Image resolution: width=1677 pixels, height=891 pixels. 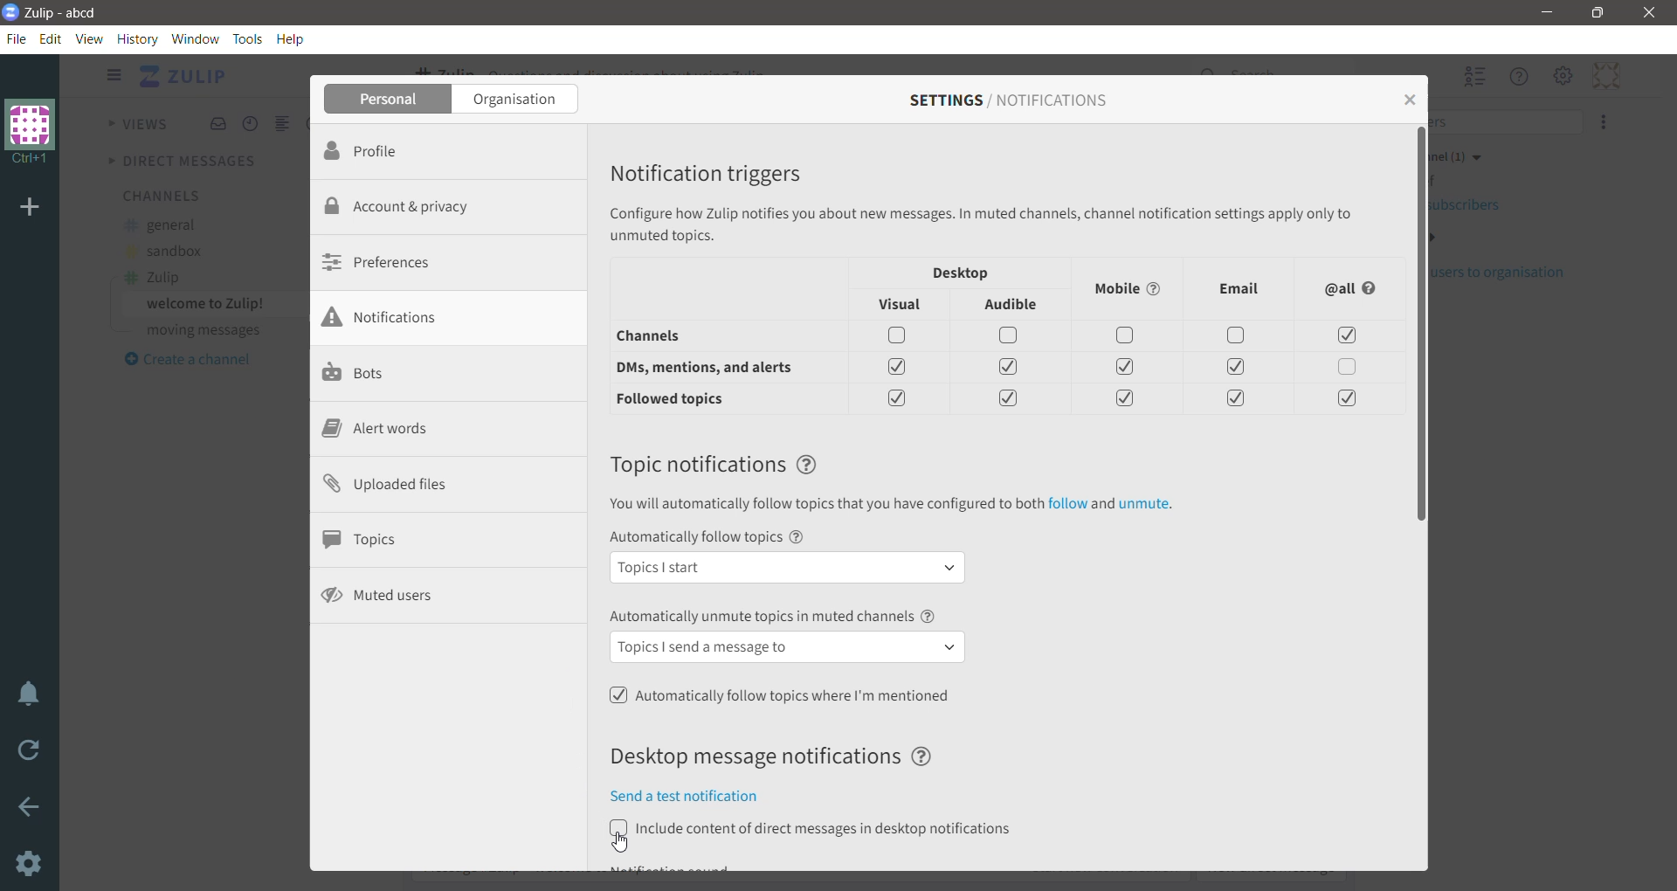 I want to click on Tools, so click(x=250, y=38).